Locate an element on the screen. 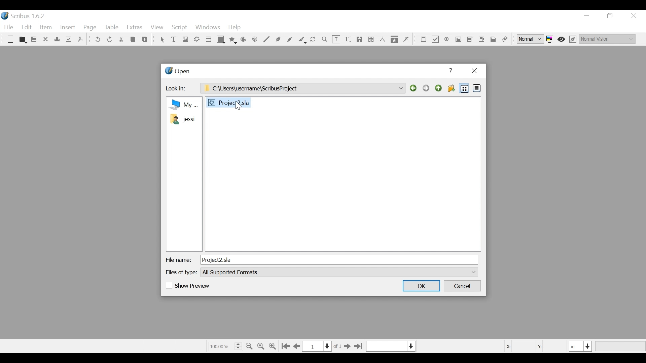 Image resolution: width=646 pixels, height=363 pixels. Zoom to 100 is located at coordinates (262, 345).